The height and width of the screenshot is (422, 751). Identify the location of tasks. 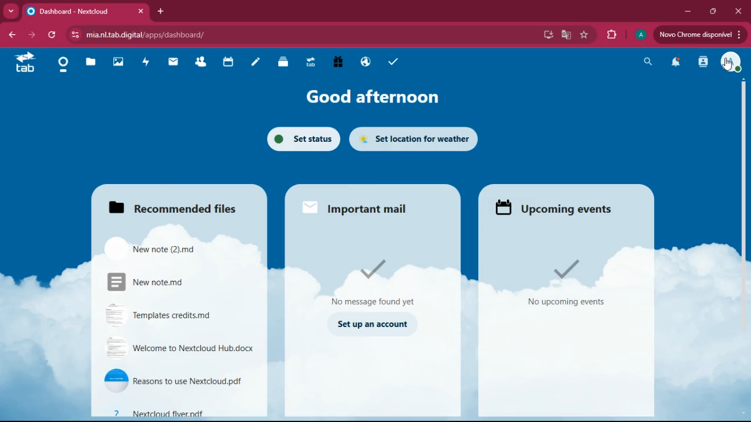
(391, 62).